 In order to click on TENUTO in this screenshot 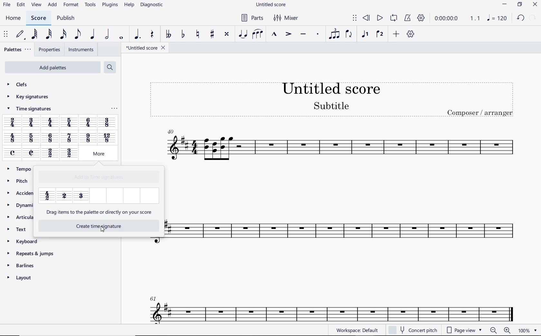, I will do `click(303, 34)`.